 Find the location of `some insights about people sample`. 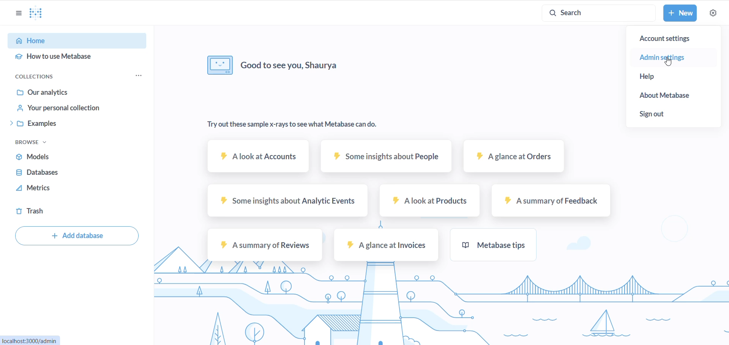

some insights about people sample is located at coordinates (384, 156).